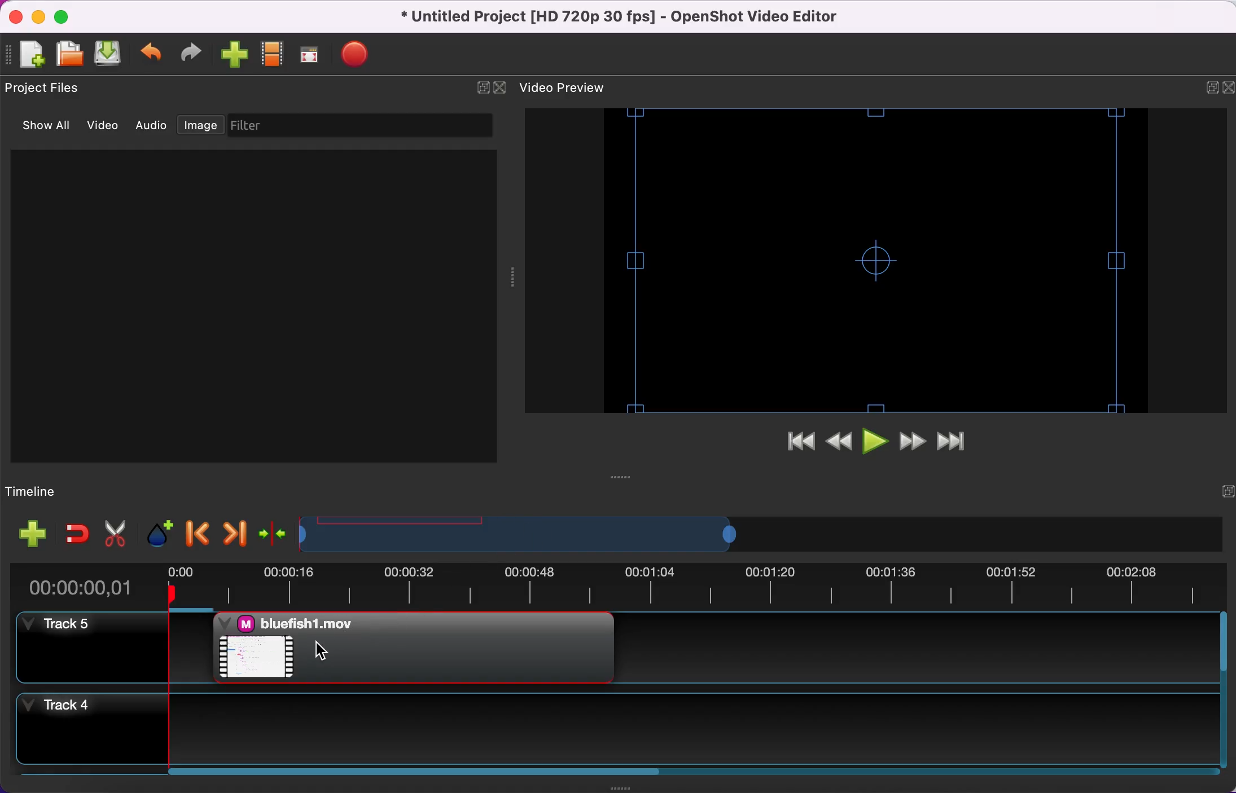 Image resolution: width=1236 pixels, height=793 pixels. What do you see at coordinates (236, 56) in the screenshot?
I see `import file` at bounding box center [236, 56].